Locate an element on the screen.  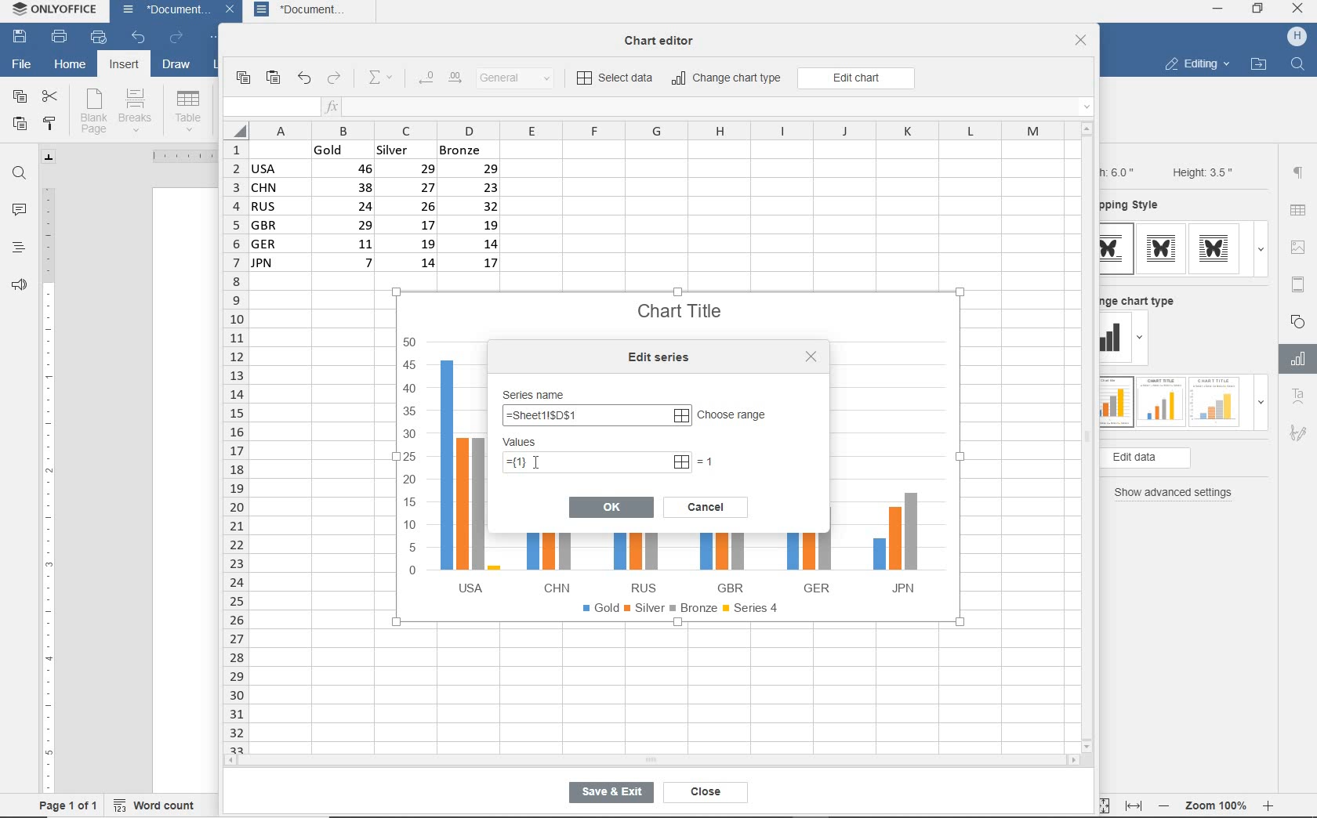
restore down is located at coordinates (1258, 10).